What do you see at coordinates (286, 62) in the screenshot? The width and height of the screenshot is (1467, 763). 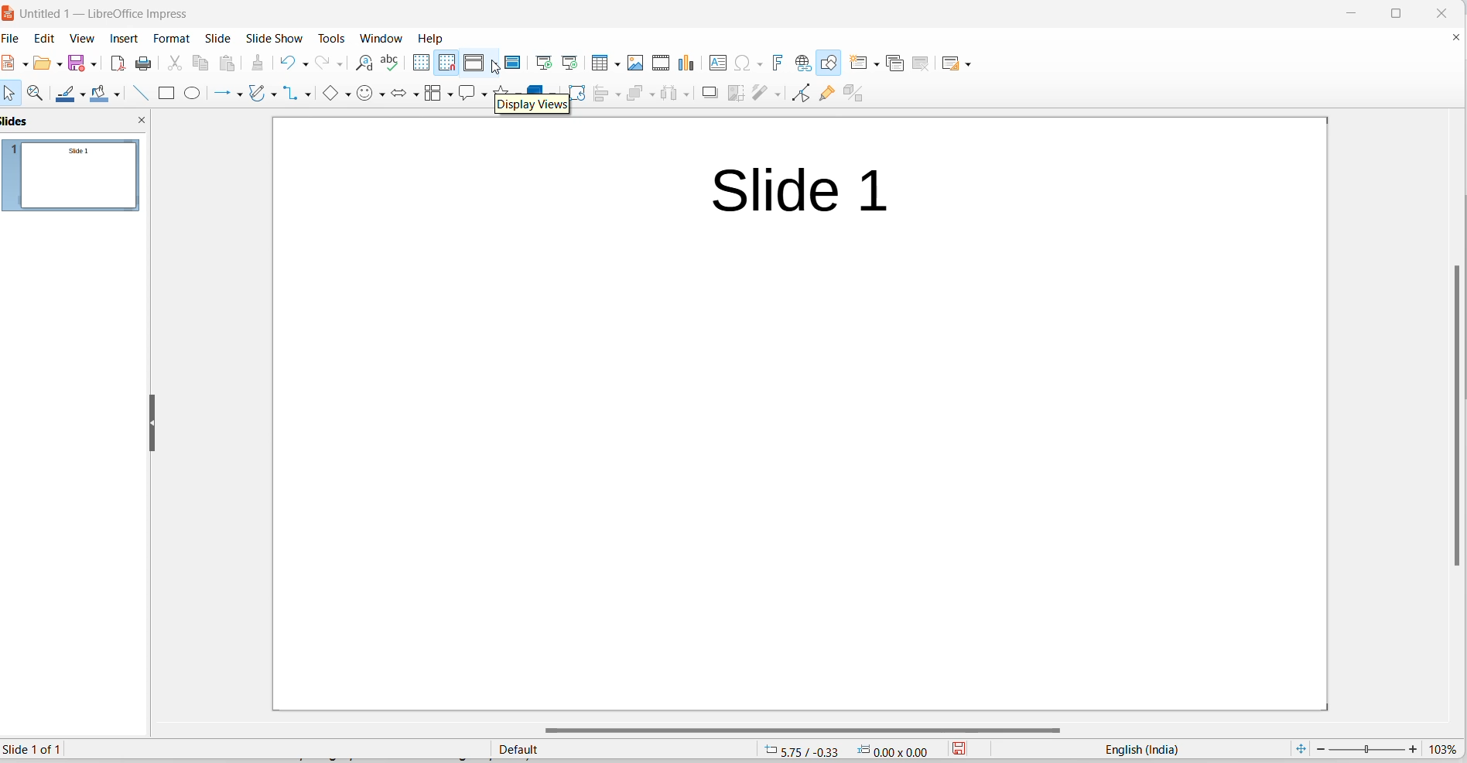 I see `undo` at bounding box center [286, 62].